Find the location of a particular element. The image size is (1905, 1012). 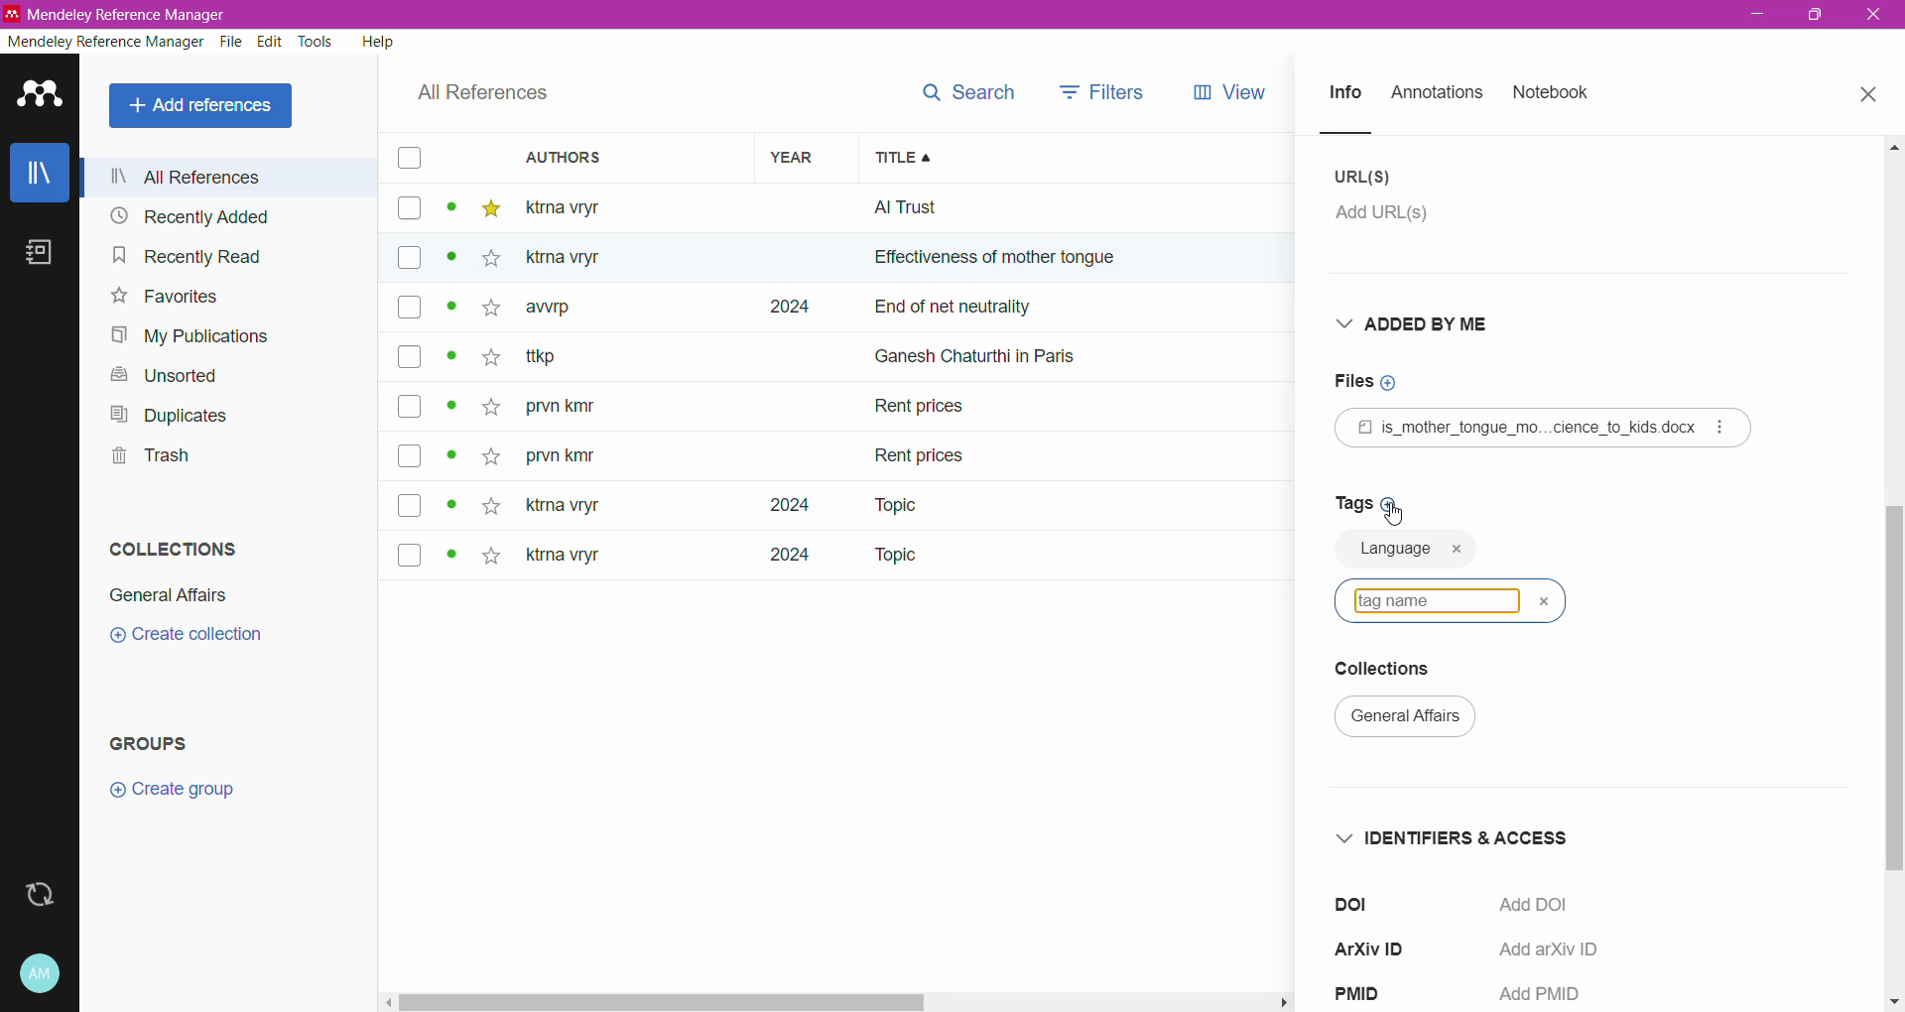

Last sync is located at coordinates (39, 895).